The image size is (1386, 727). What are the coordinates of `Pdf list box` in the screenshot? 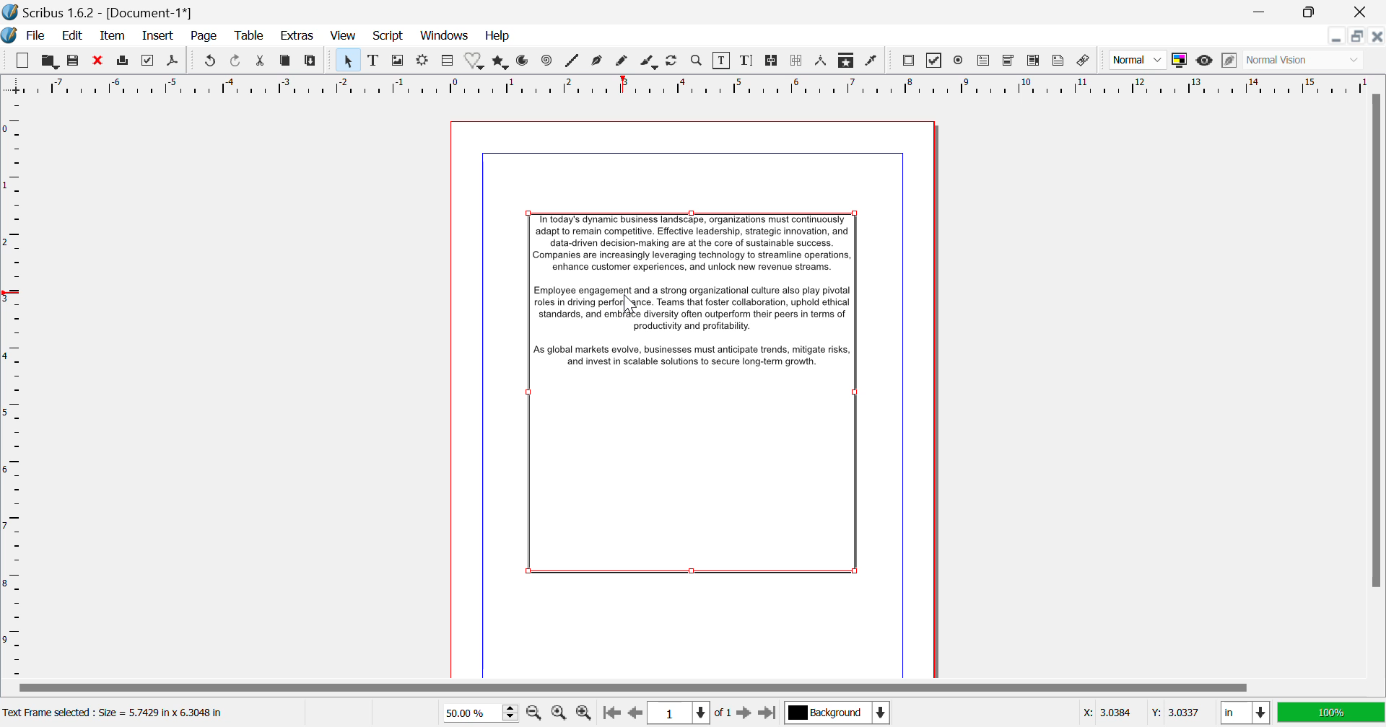 It's located at (1035, 61).